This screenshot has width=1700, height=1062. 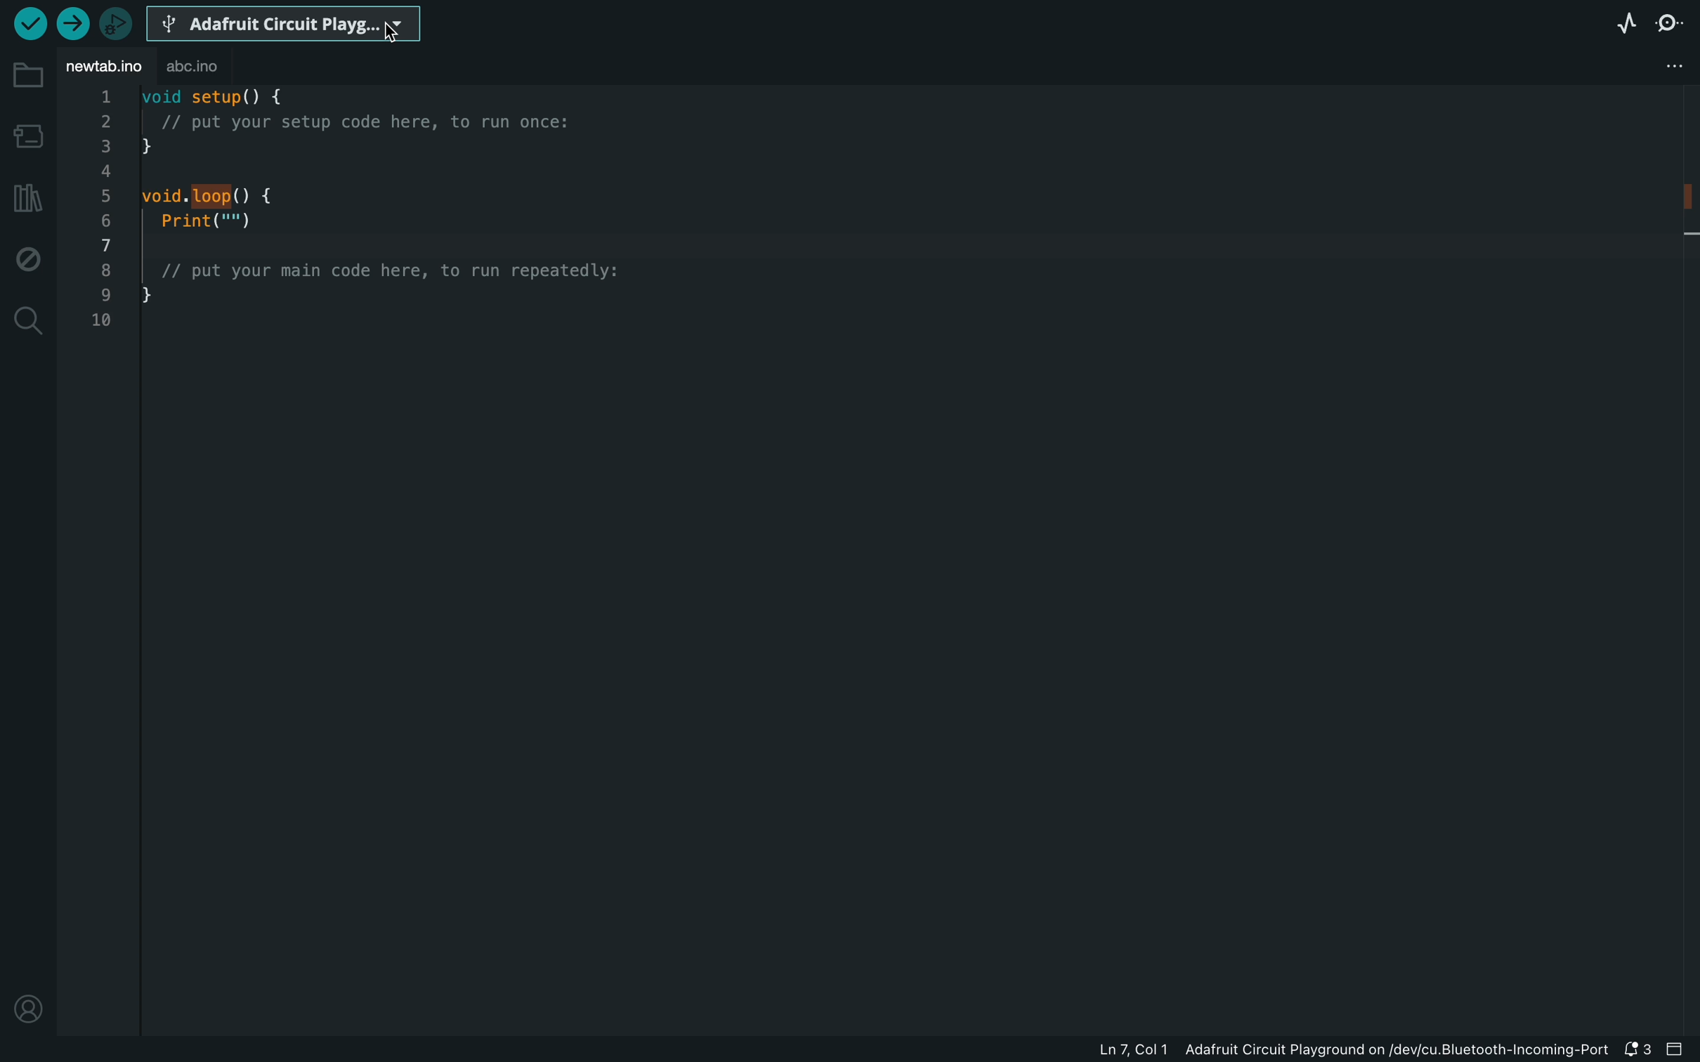 I want to click on abc, so click(x=195, y=67).